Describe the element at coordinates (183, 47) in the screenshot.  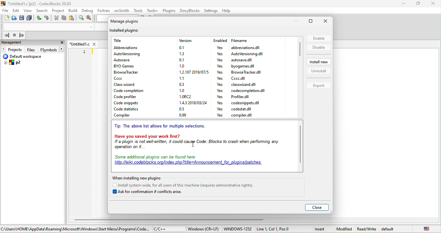
I see `0.1` at that location.